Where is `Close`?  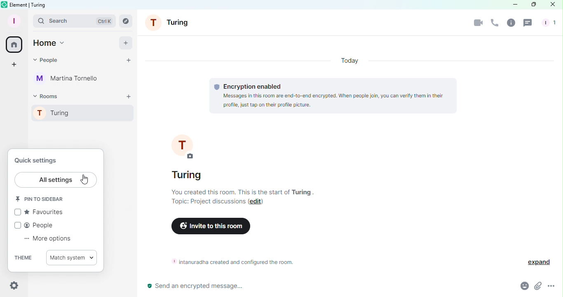 Close is located at coordinates (552, 5).